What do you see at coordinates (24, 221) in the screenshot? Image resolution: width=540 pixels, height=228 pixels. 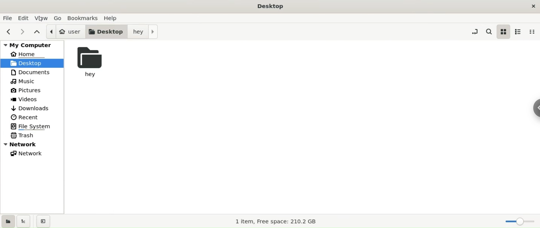 I see `show treeview` at bounding box center [24, 221].